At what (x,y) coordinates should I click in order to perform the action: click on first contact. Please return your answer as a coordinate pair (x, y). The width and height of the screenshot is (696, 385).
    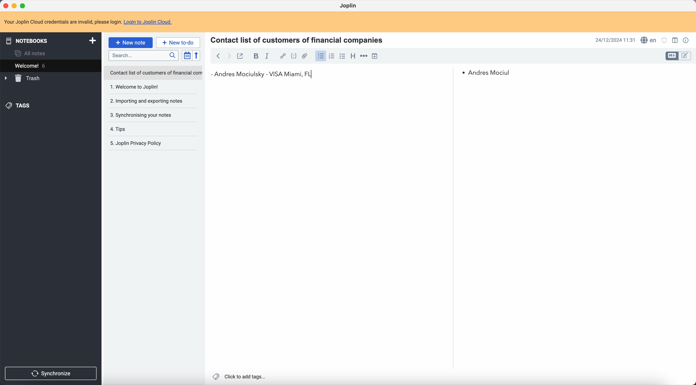
    Looking at the image, I should click on (265, 75).